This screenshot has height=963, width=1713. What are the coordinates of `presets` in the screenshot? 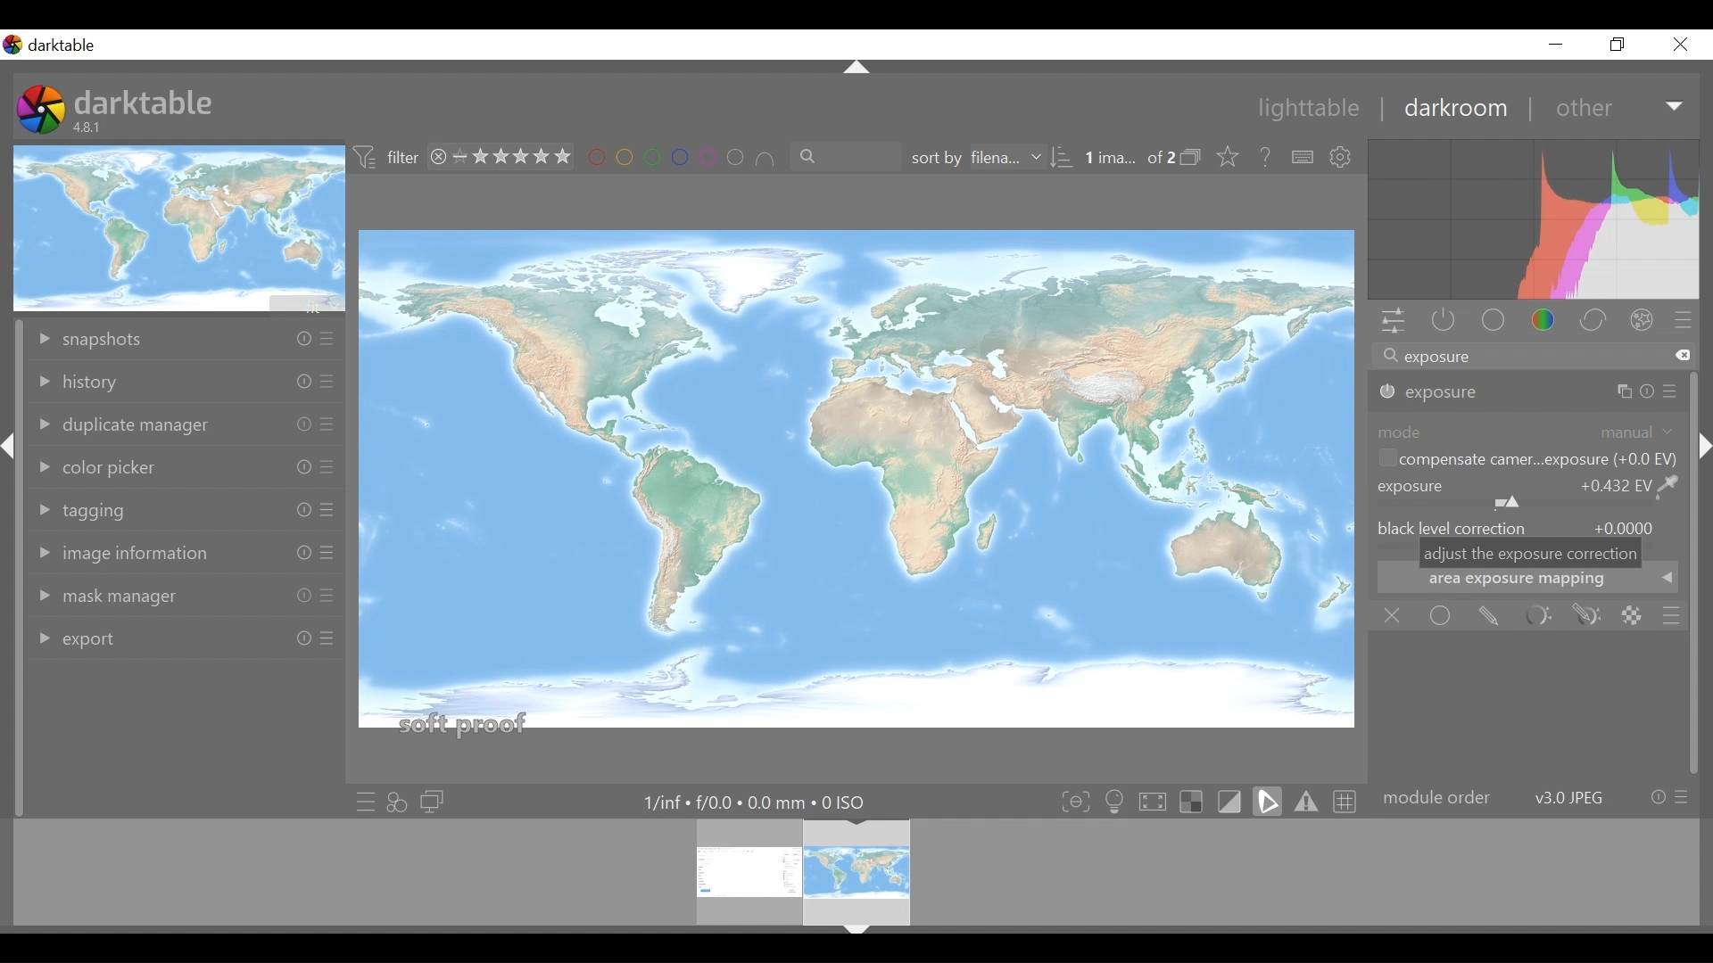 It's located at (1684, 322).